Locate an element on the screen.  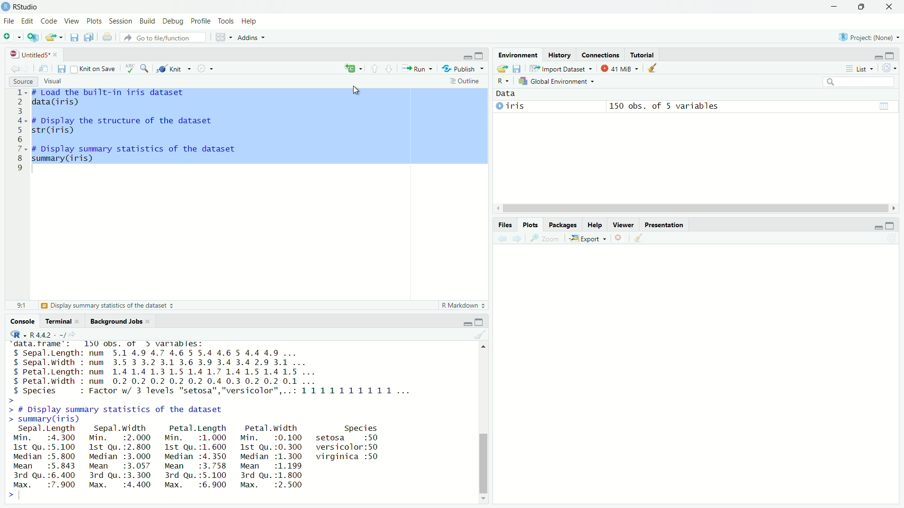
Source is located at coordinates (24, 81).